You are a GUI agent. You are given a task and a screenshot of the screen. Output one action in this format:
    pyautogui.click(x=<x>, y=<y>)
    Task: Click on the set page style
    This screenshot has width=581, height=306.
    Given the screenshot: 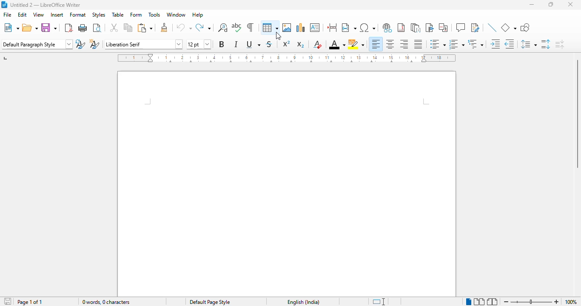 What is the action you would take?
    pyautogui.click(x=37, y=44)
    